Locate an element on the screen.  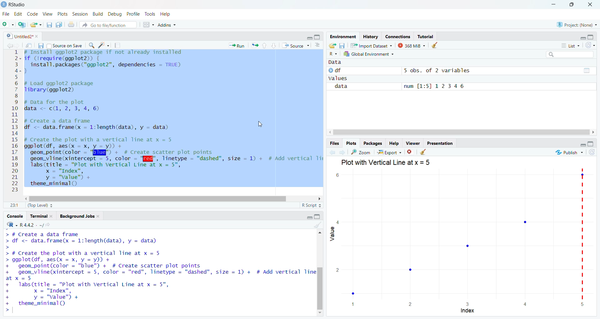
“* Source ~ is located at coordinates (297, 46).